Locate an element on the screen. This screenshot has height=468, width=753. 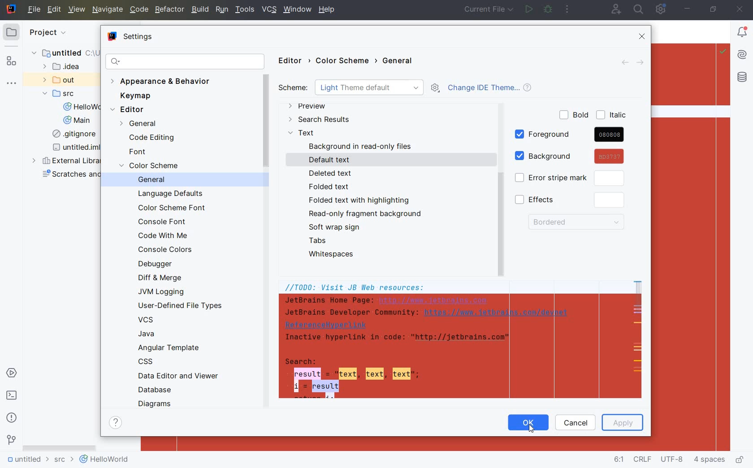
DELETED TEXT is located at coordinates (330, 173).